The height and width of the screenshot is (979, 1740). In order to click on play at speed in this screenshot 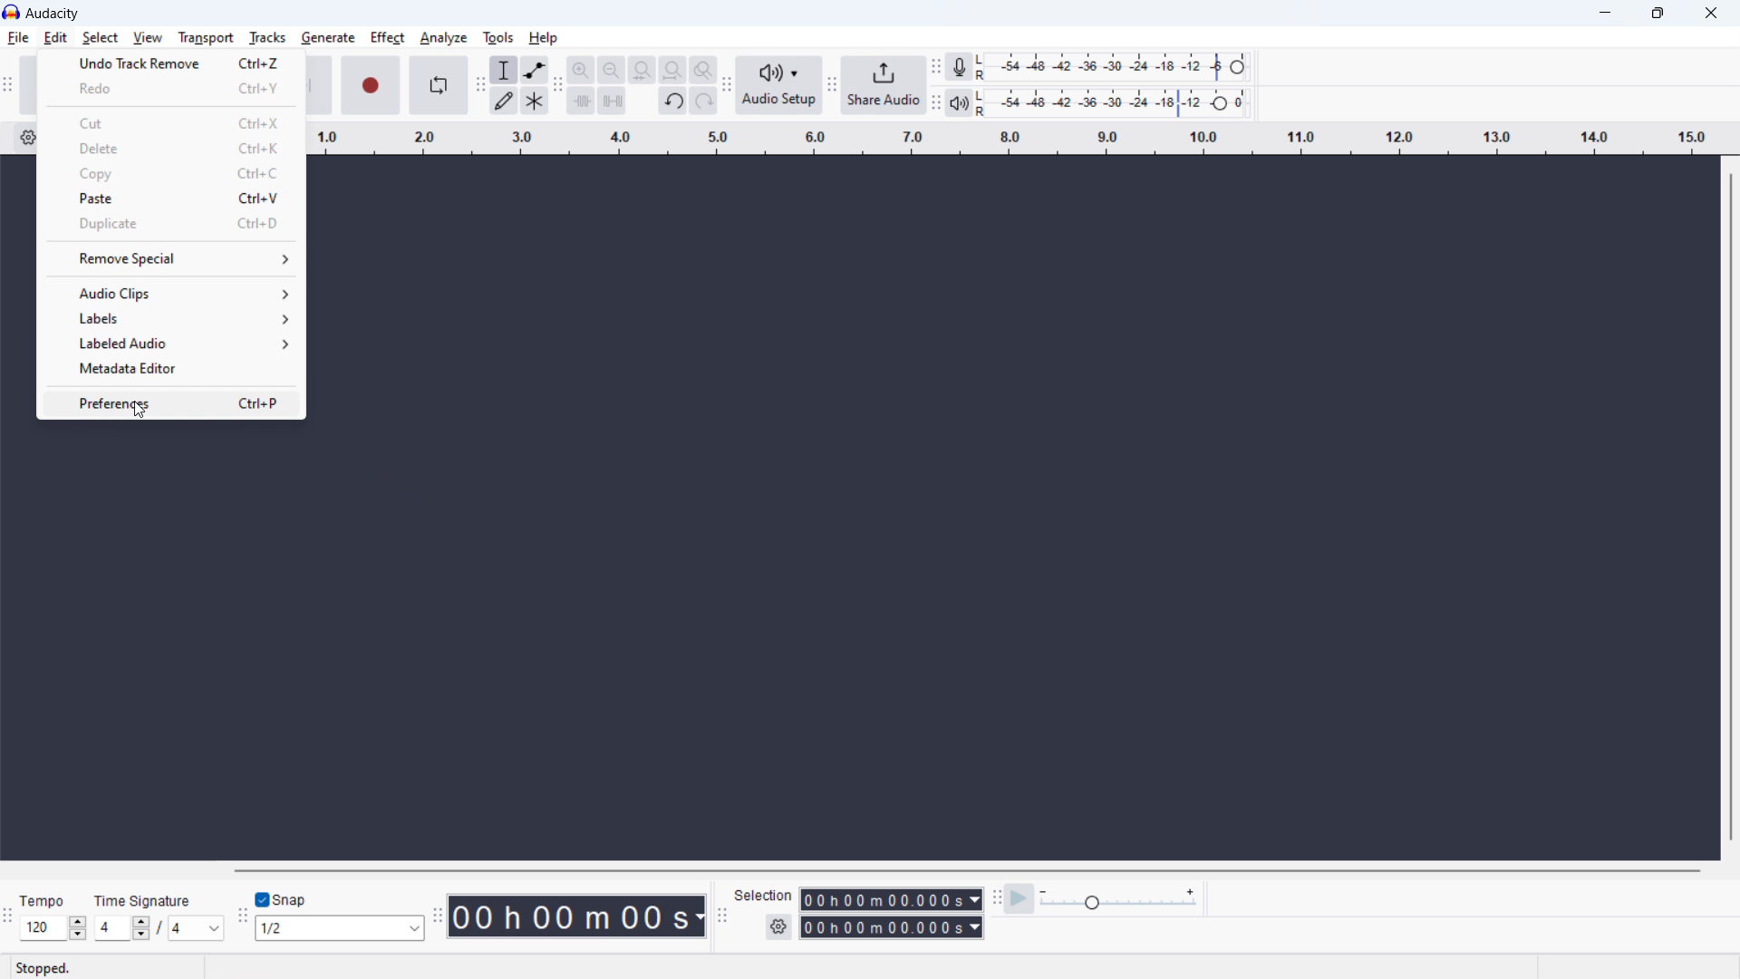, I will do `click(1020, 898)`.